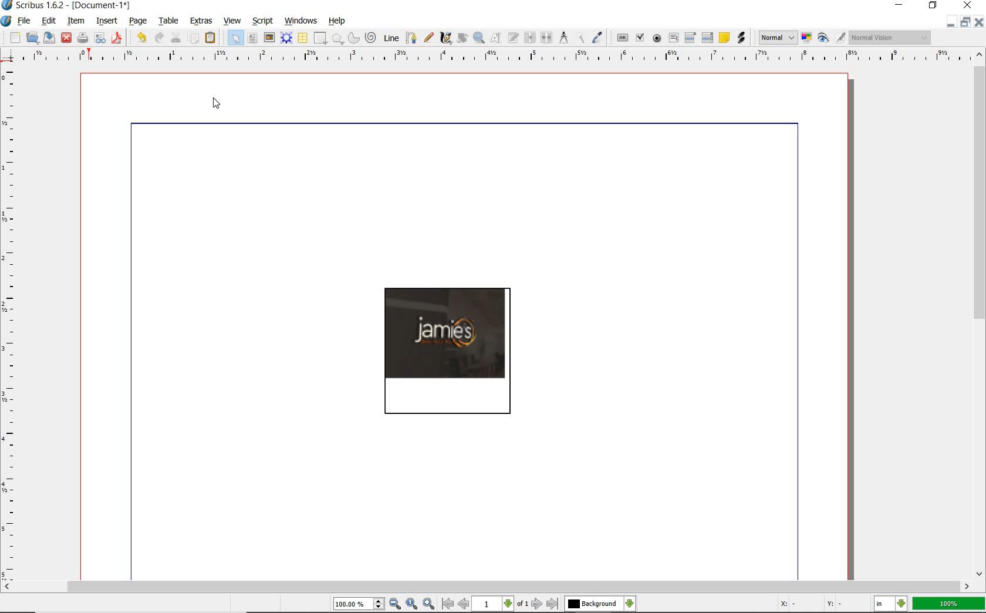 The image size is (986, 613). What do you see at coordinates (447, 605) in the screenshot?
I see `First Page` at bounding box center [447, 605].